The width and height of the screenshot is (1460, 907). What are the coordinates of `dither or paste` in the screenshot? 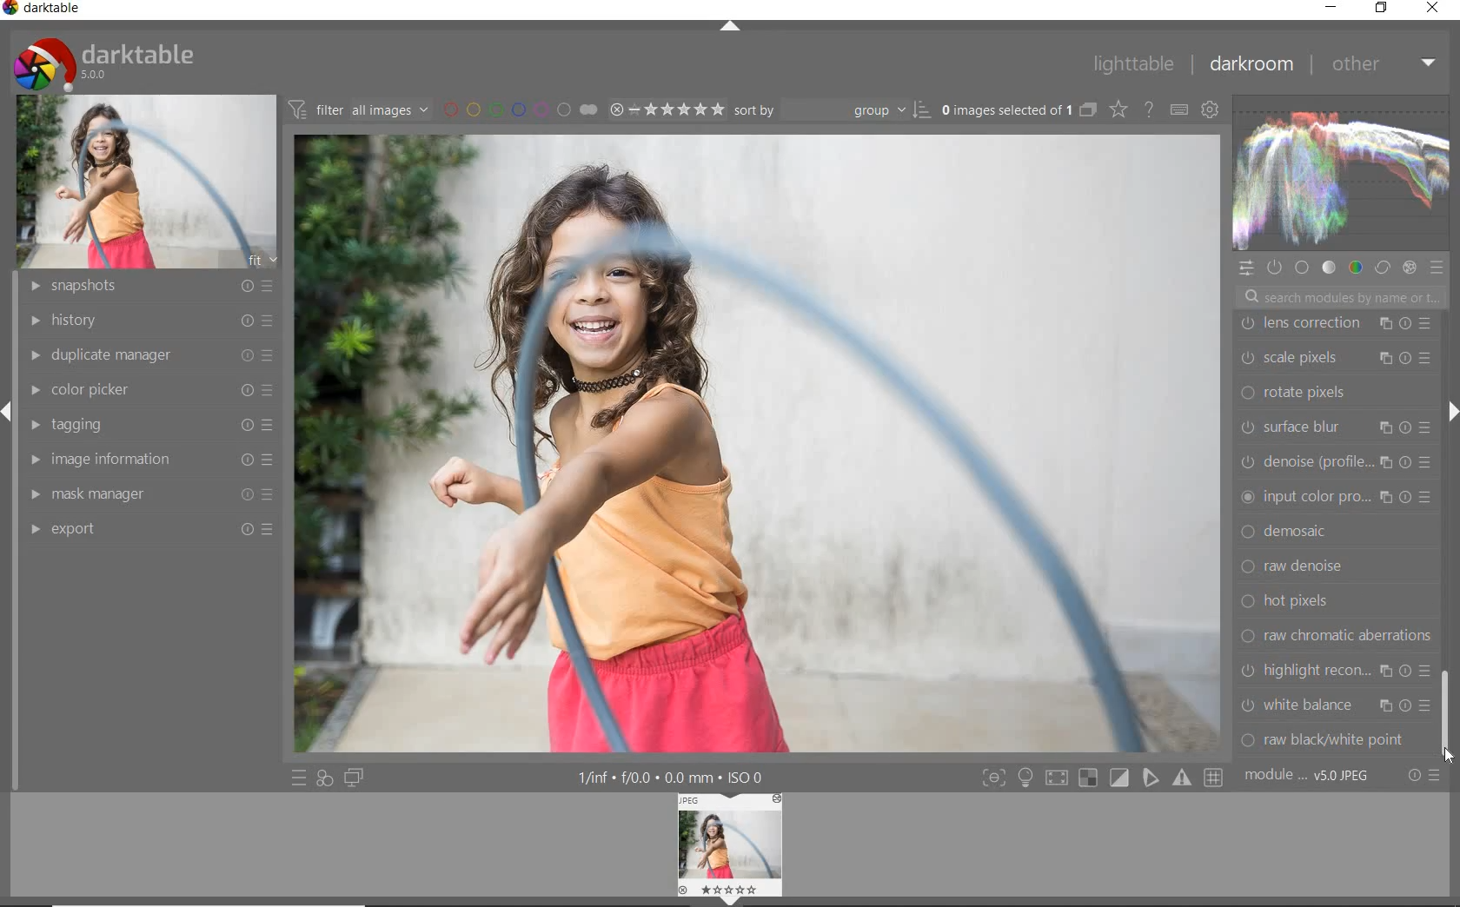 It's located at (1331, 397).